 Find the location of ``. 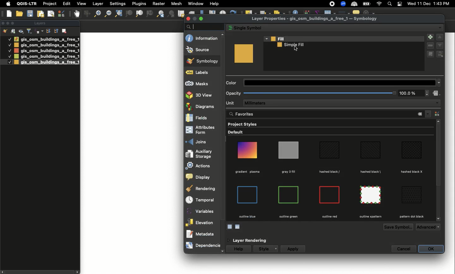

 is located at coordinates (70, 14).